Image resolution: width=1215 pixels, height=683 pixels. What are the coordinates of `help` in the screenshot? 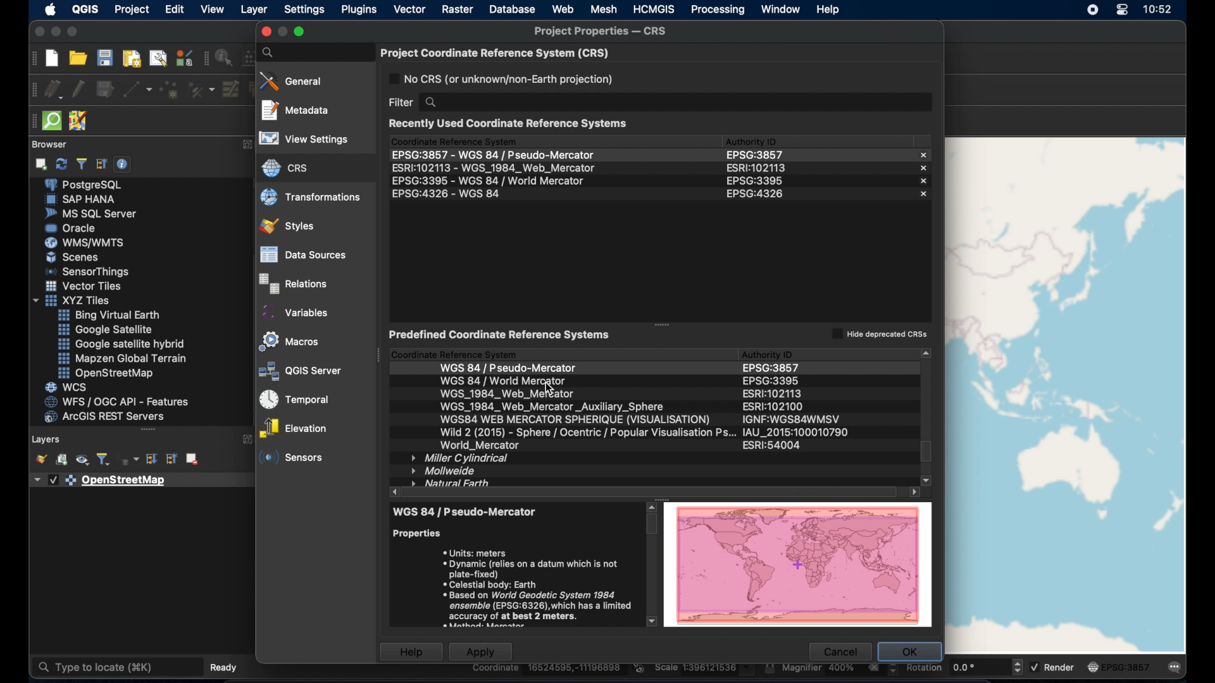 It's located at (829, 10).